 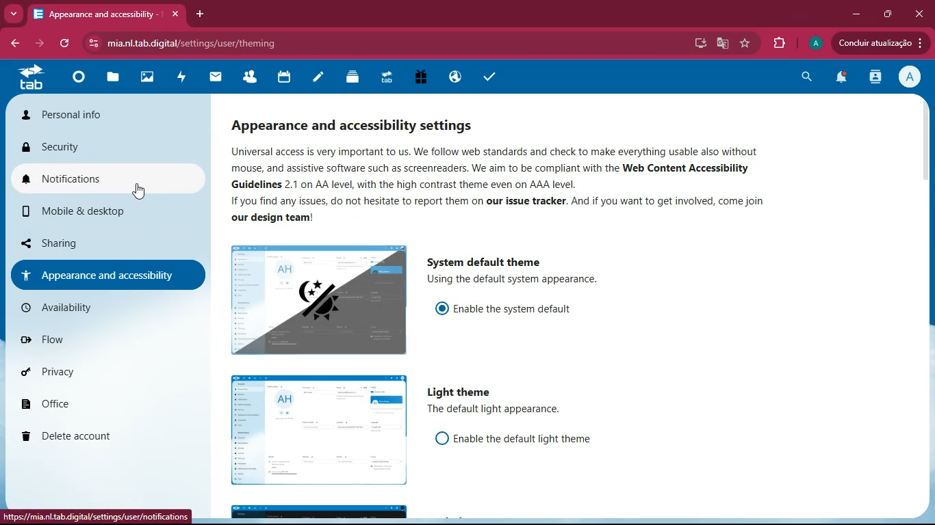 I want to click on search, so click(x=804, y=77).